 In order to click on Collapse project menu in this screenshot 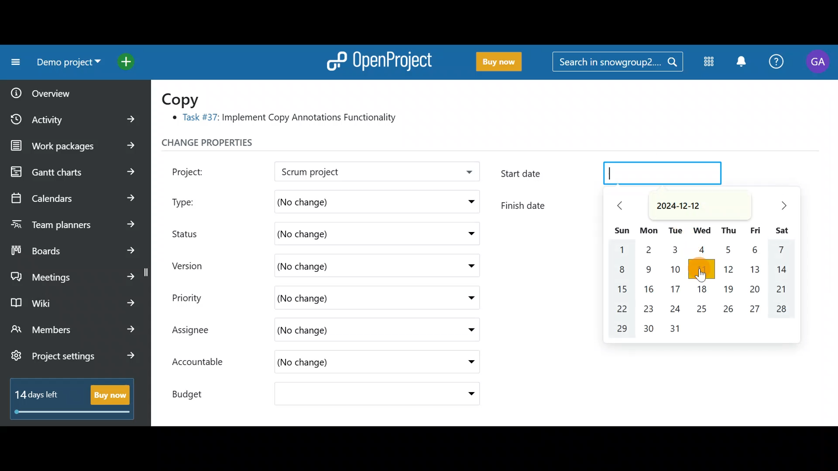, I will do `click(14, 62)`.